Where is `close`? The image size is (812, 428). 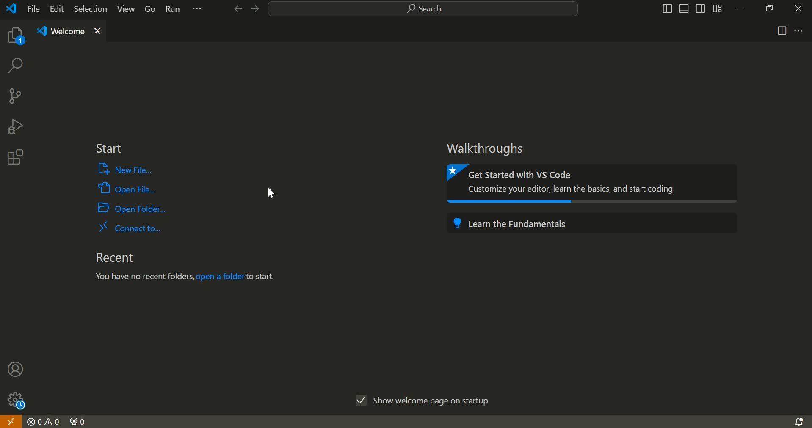
close is located at coordinates (799, 8).